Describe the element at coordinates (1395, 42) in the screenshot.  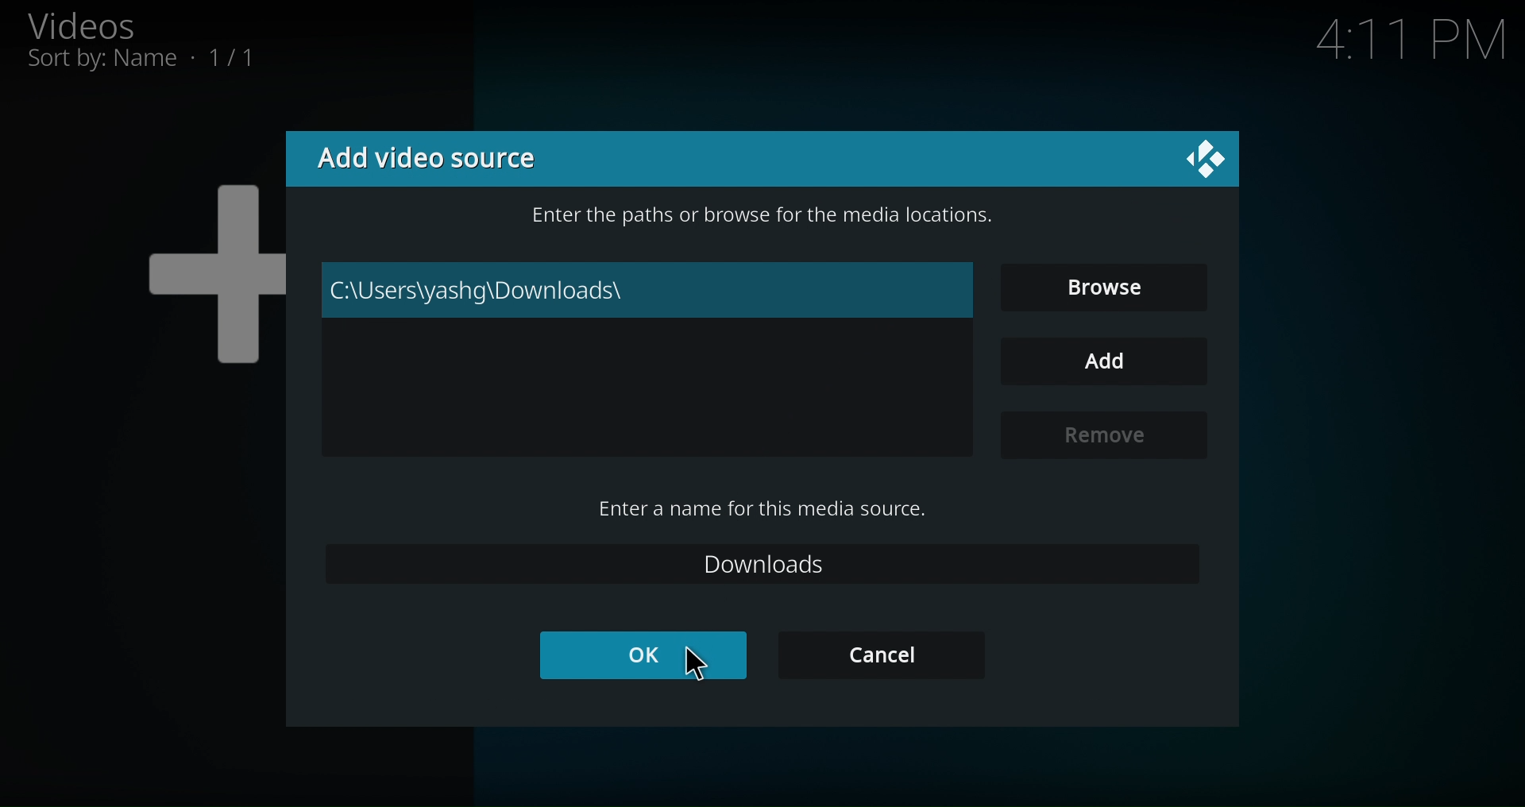
I see `4:11 PM` at that location.